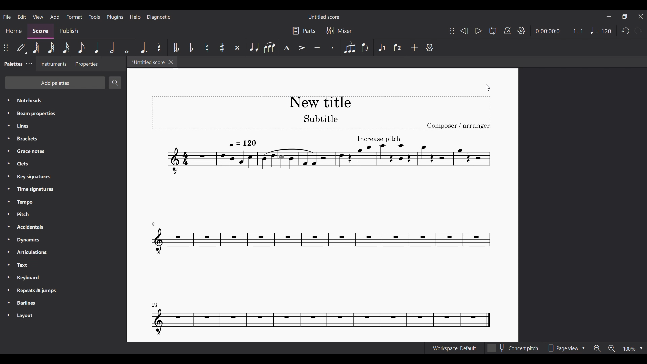  I want to click on Augmentation dot, so click(143, 48).